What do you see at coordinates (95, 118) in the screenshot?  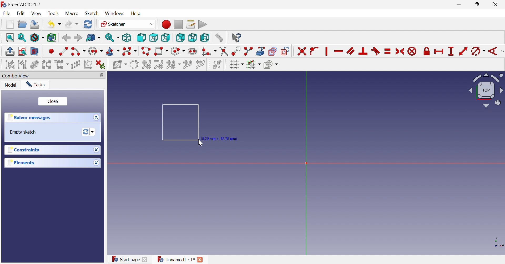 I see `Options` at bounding box center [95, 118].